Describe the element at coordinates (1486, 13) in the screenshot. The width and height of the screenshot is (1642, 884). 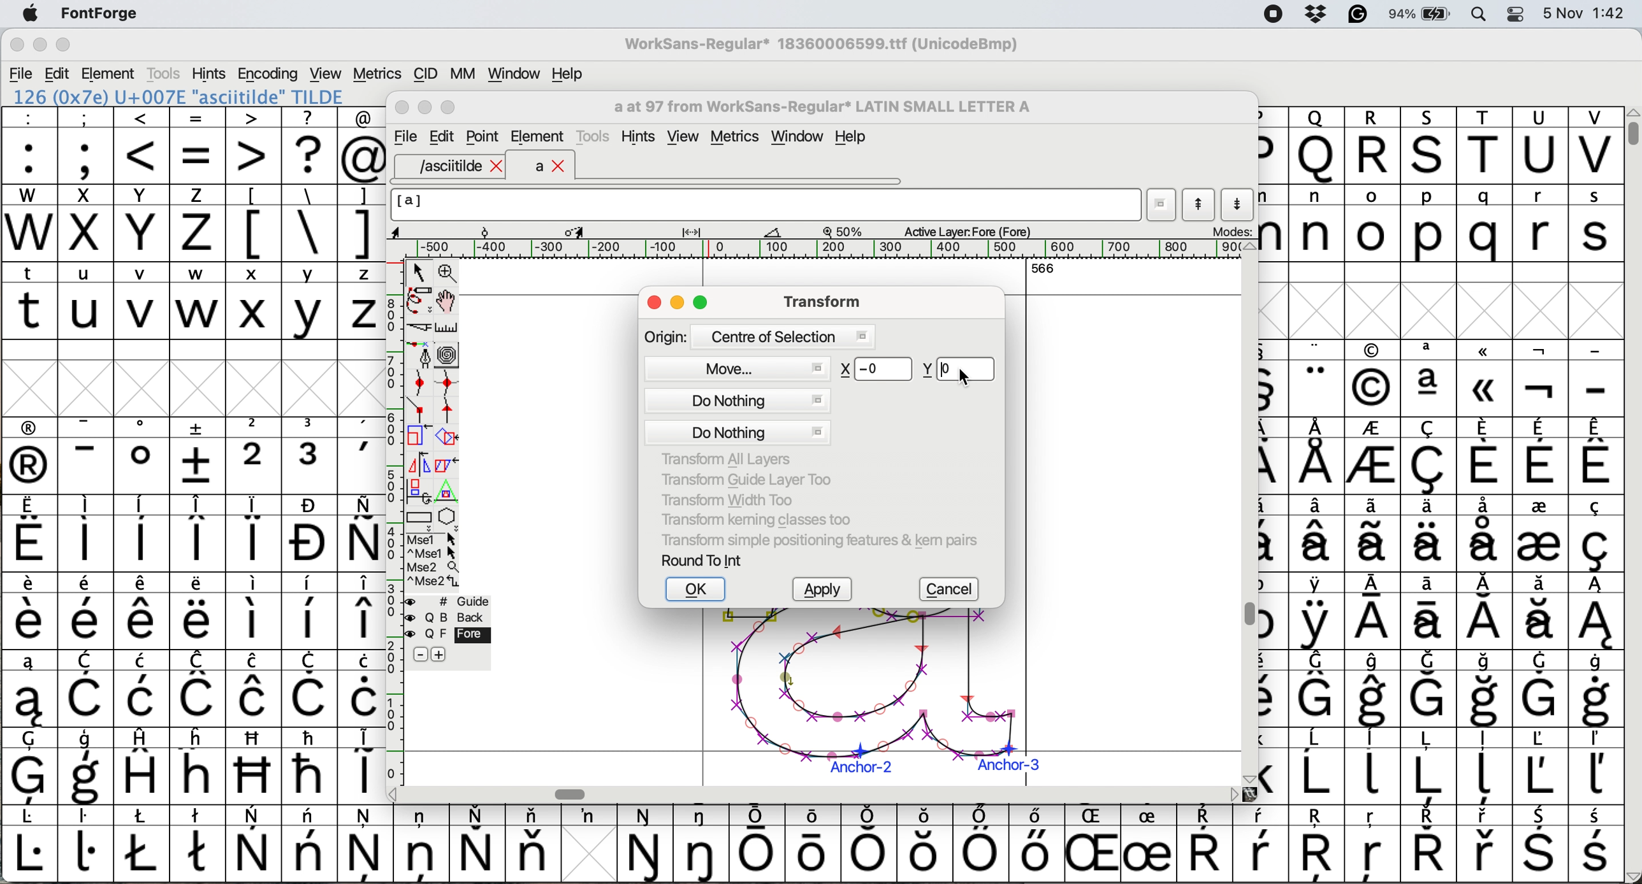
I see `spotlight search` at that location.